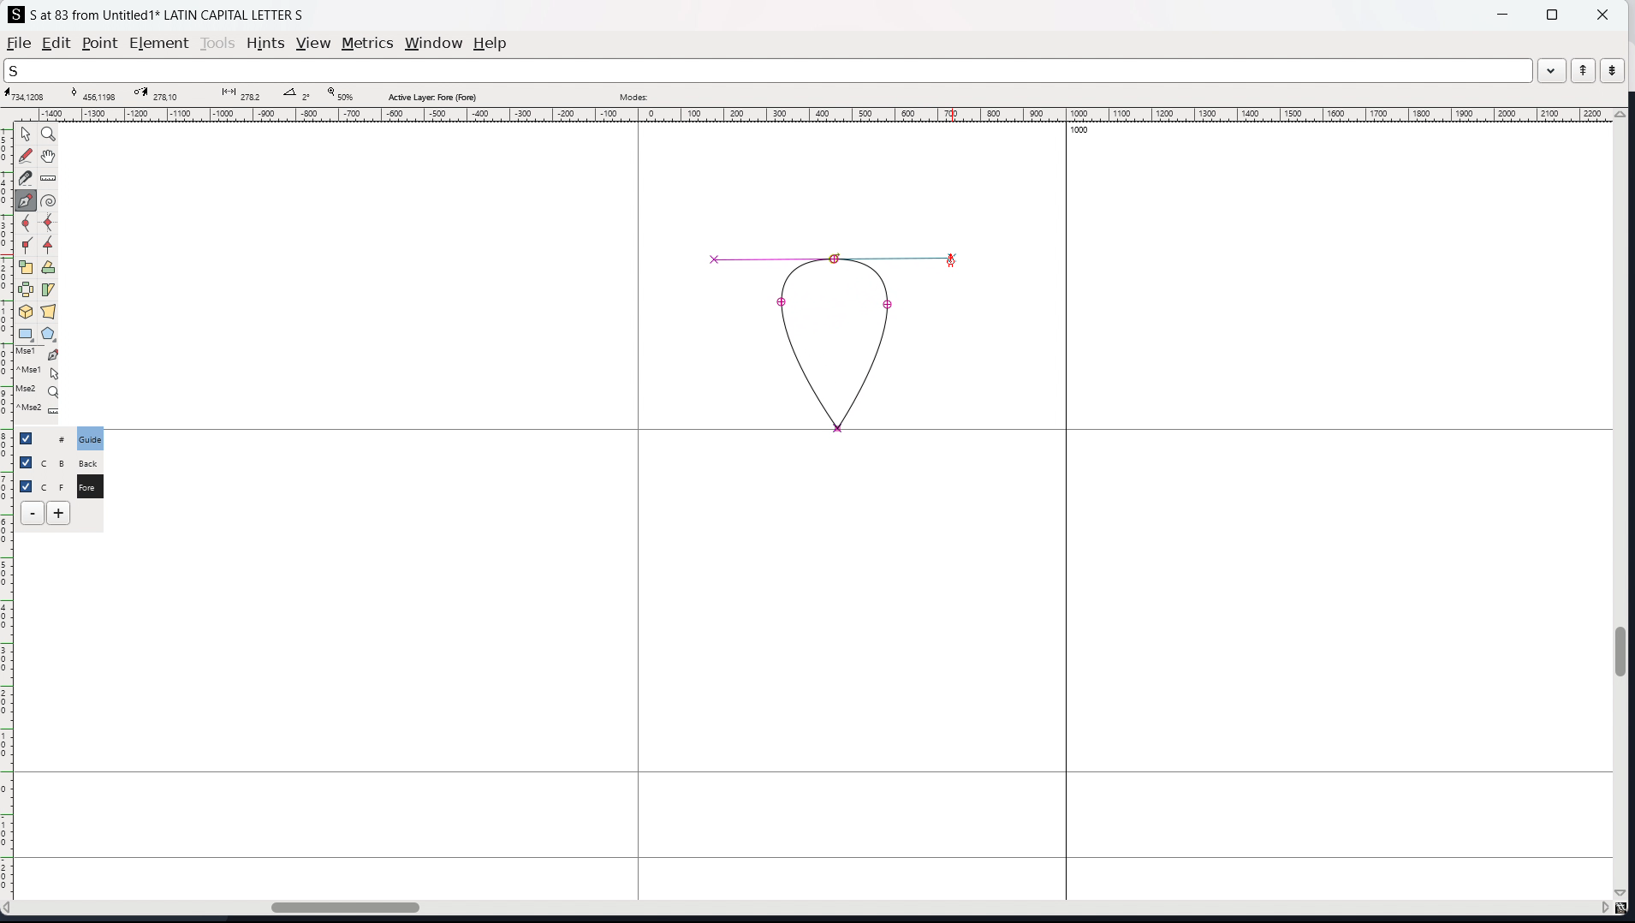 The height and width of the screenshot is (923, 1635). What do you see at coordinates (33, 514) in the screenshot?
I see `delete layer` at bounding box center [33, 514].